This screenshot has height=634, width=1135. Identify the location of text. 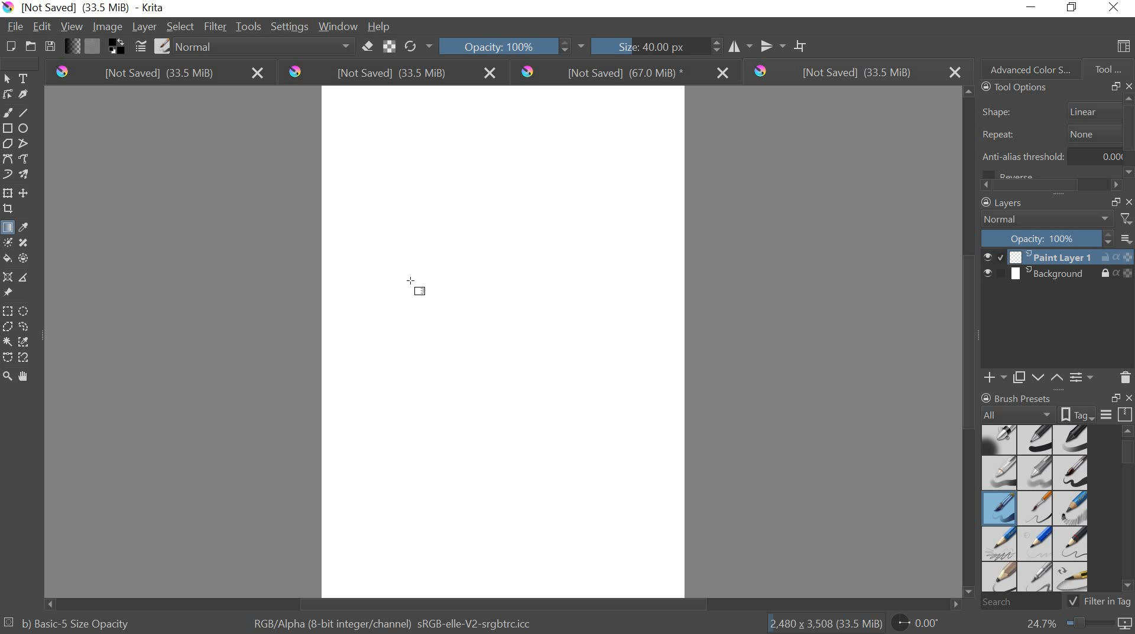
(26, 79).